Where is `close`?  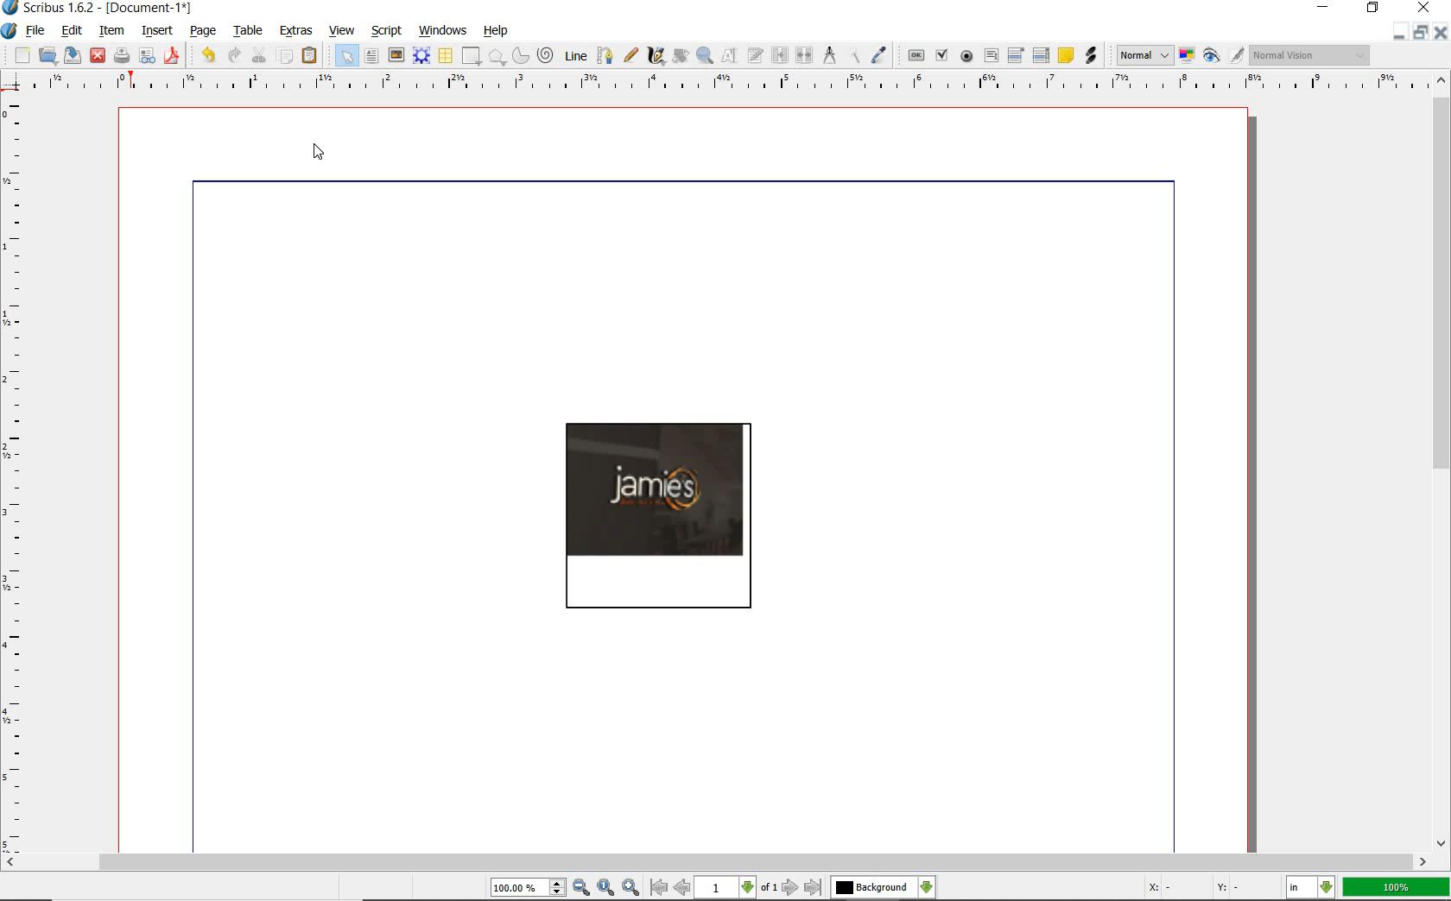
close is located at coordinates (98, 55).